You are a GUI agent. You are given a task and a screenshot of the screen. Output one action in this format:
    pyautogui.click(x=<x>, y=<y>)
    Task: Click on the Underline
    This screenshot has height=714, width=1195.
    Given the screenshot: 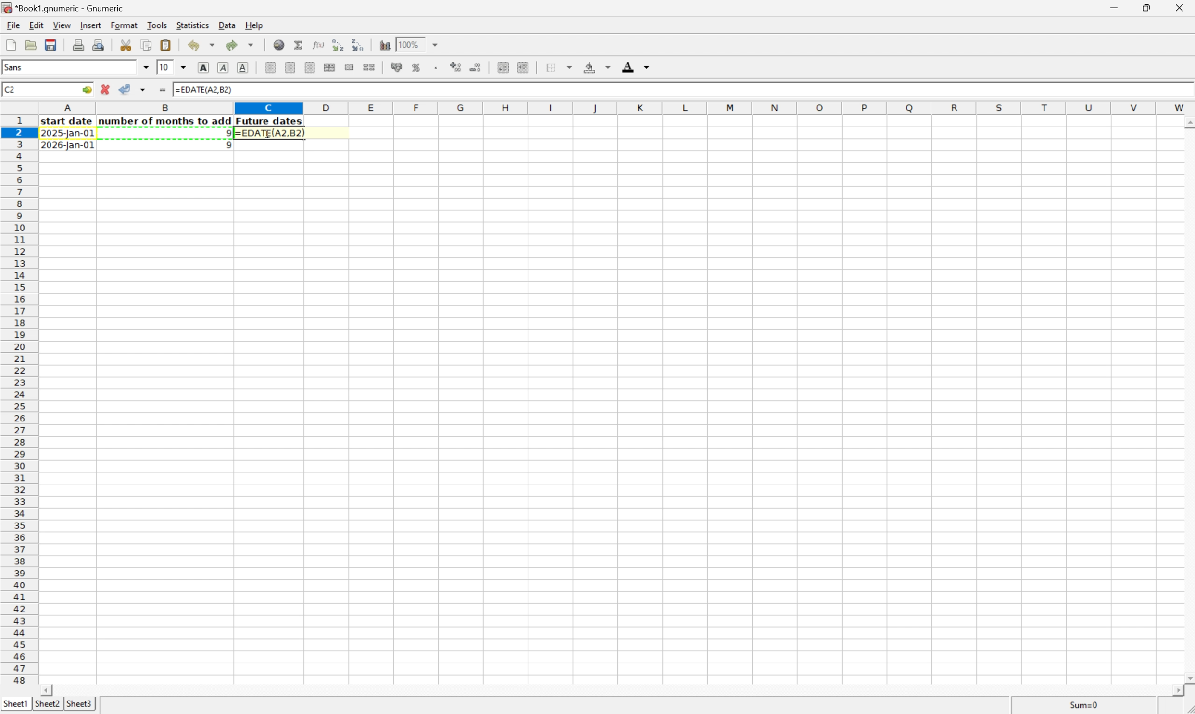 What is the action you would take?
    pyautogui.click(x=244, y=67)
    